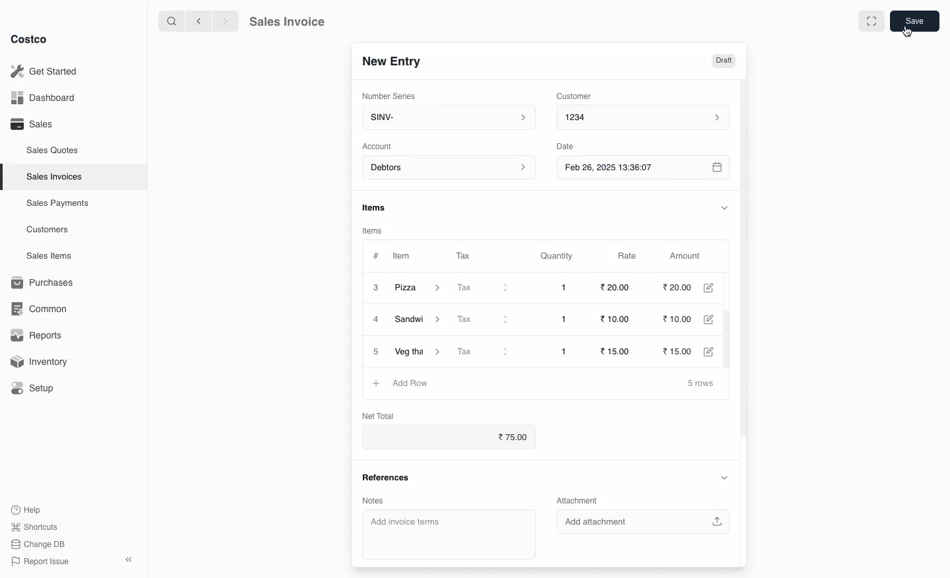 This screenshot has height=578, width=950. I want to click on Sales Quotes, so click(54, 150).